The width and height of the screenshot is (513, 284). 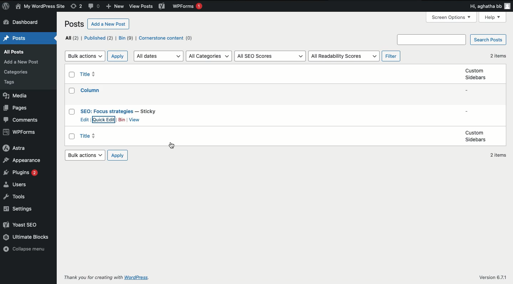 What do you see at coordinates (85, 56) in the screenshot?
I see `Bulk actions` at bounding box center [85, 56].